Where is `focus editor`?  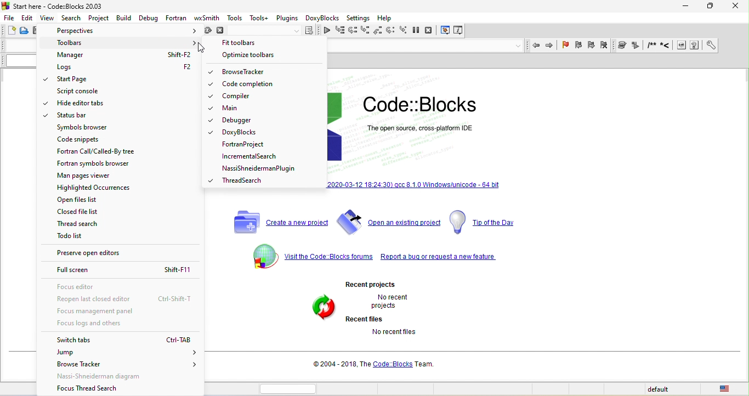 focus editor is located at coordinates (82, 286).